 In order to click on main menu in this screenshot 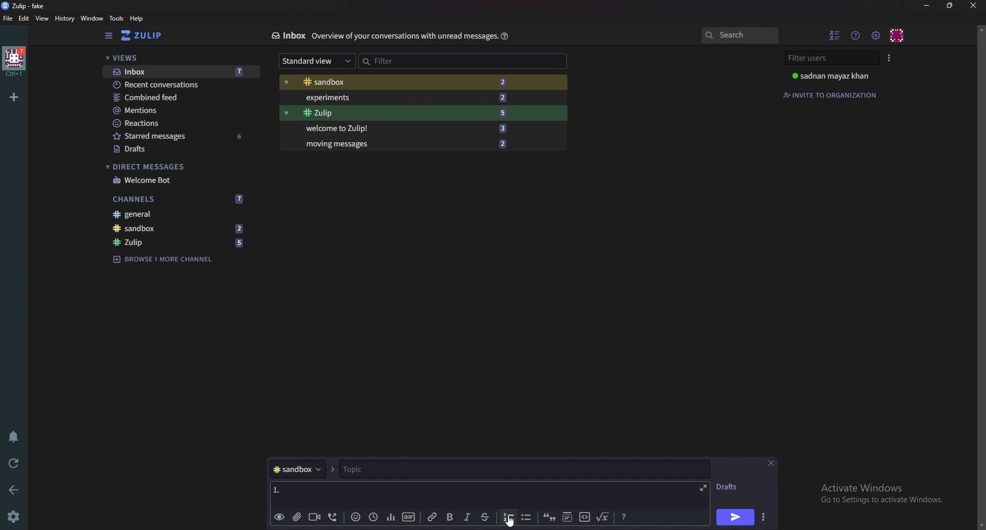, I will do `click(877, 35)`.